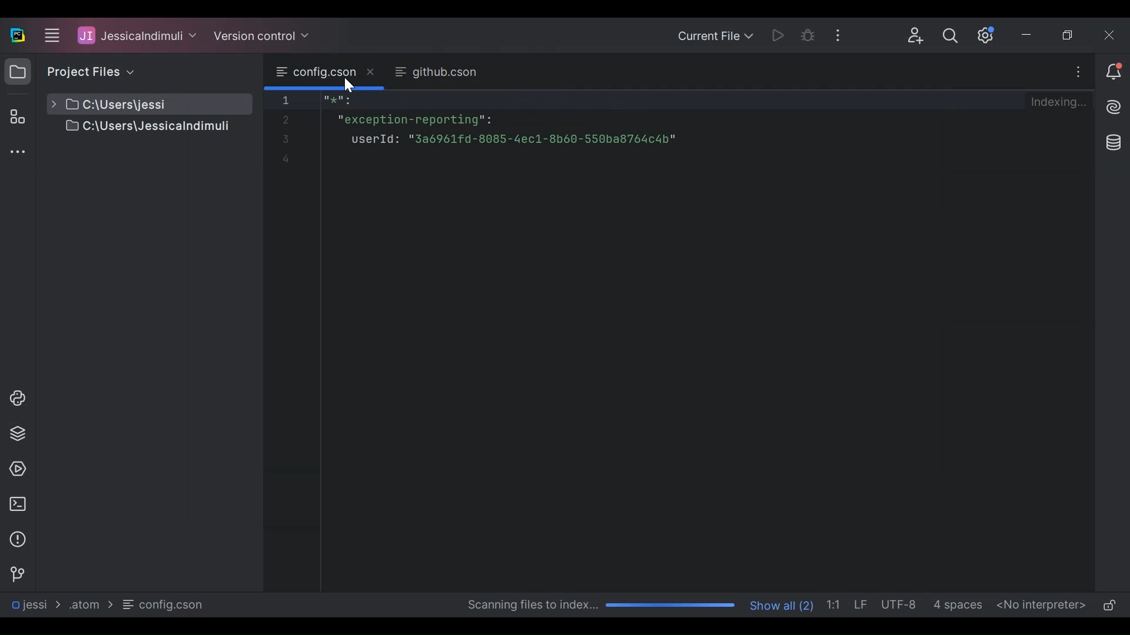  I want to click on Project File User, so click(138, 36).